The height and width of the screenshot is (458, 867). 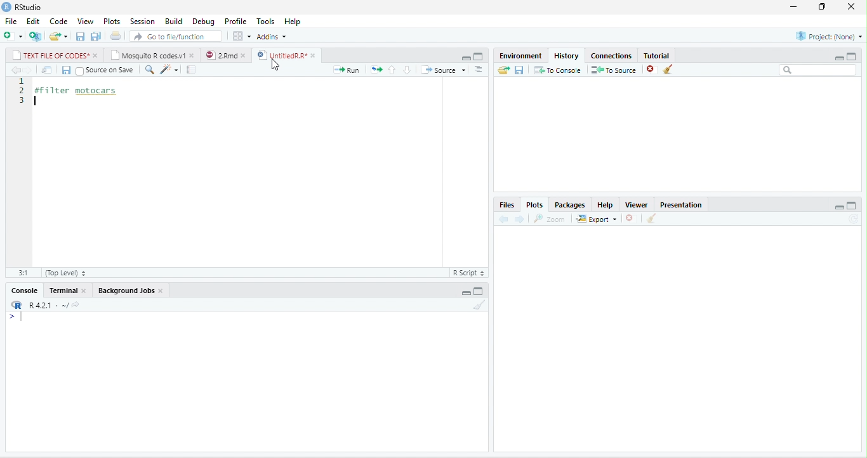 What do you see at coordinates (466, 58) in the screenshot?
I see `minimize` at bounding box center [466, 58].